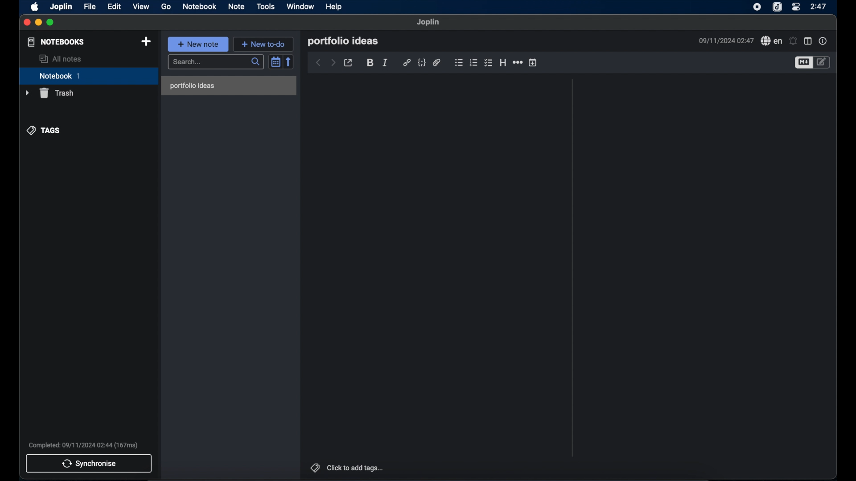 The width and height of the screenshot is (856, 481). What do you see at coordinates (216, 63) in the screenshot?
I see `search bar` at bounding box center [216, 63].